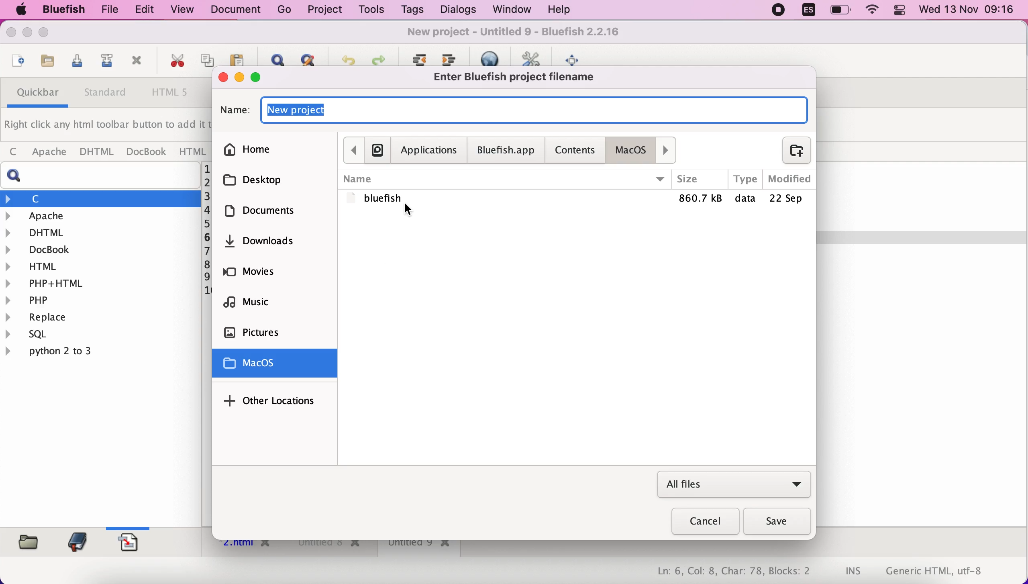 This screenshot has height=584, width=1028. Describe the element at coordinates (272, 214) in the screenshot. I see `documents` at that location.